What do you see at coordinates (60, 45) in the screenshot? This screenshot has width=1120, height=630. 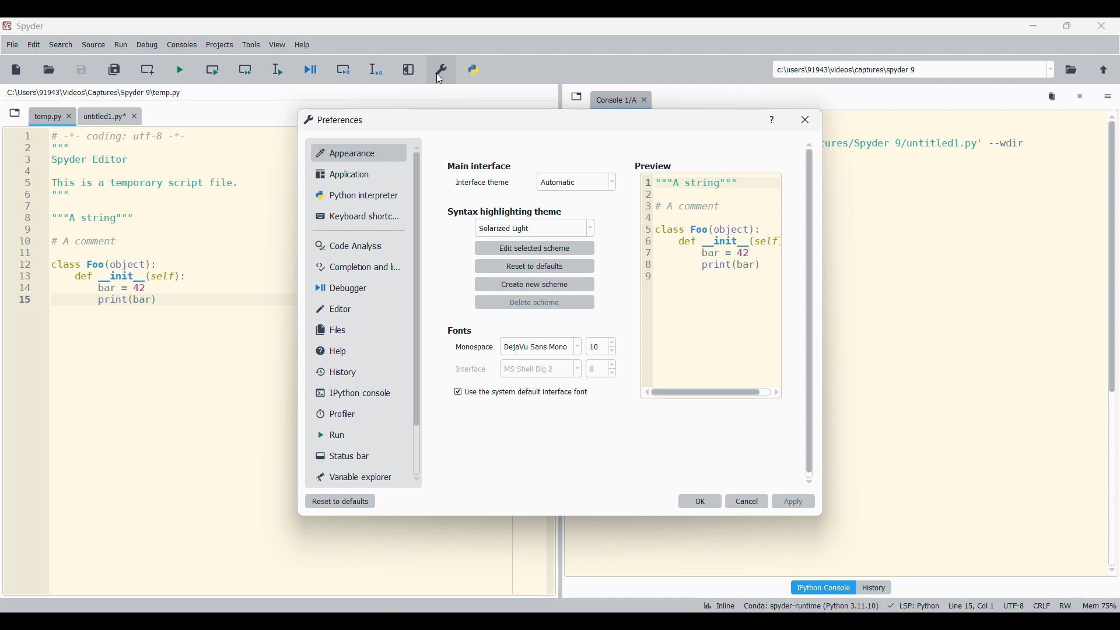 I see `Search menu` at bounding box center [60, 45].